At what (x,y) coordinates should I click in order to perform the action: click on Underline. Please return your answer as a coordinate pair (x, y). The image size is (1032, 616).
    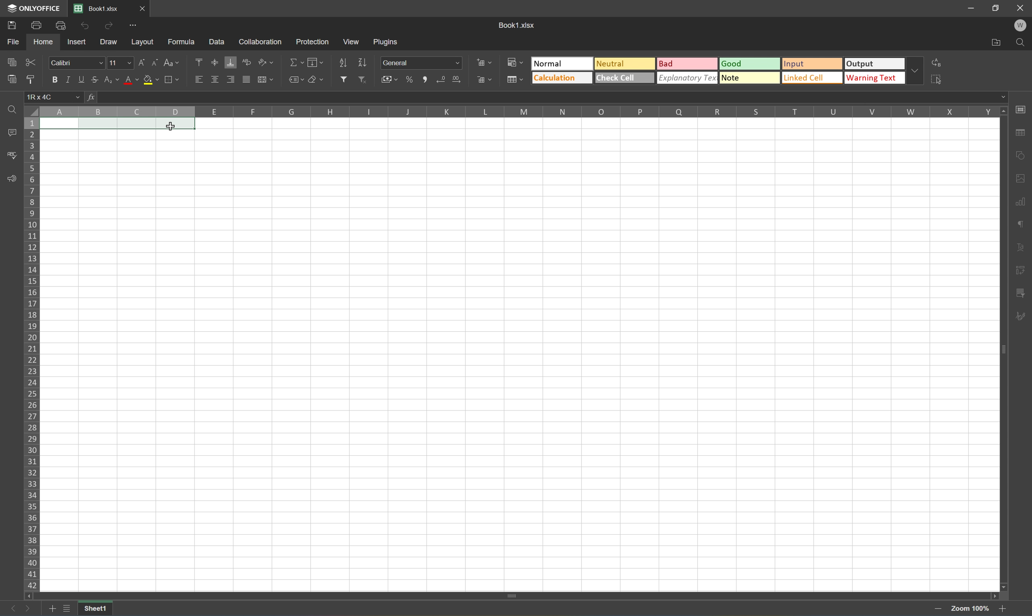
    Looking at the image, I should click on (83, 80).